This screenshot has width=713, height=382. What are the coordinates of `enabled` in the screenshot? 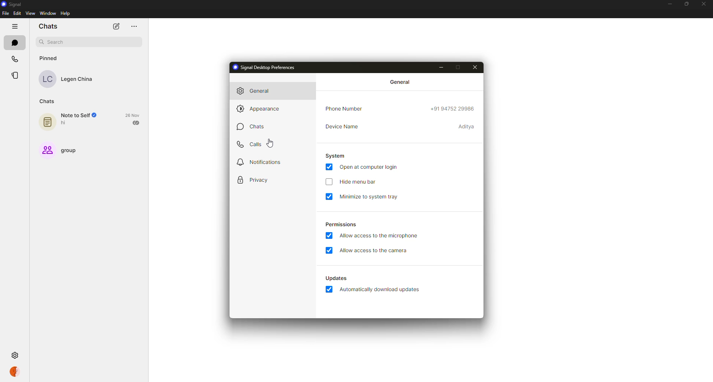 It's located at (330, 251).